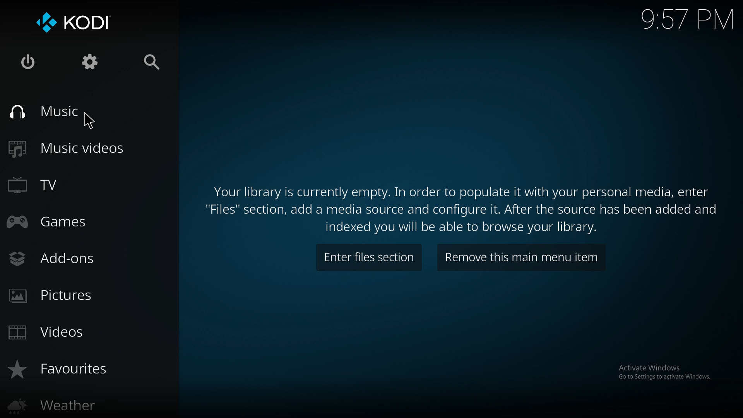 The image size is (743, 418). Describe the element at coordinates (77, 24) in the screenshot. I see `kodi` at that location.